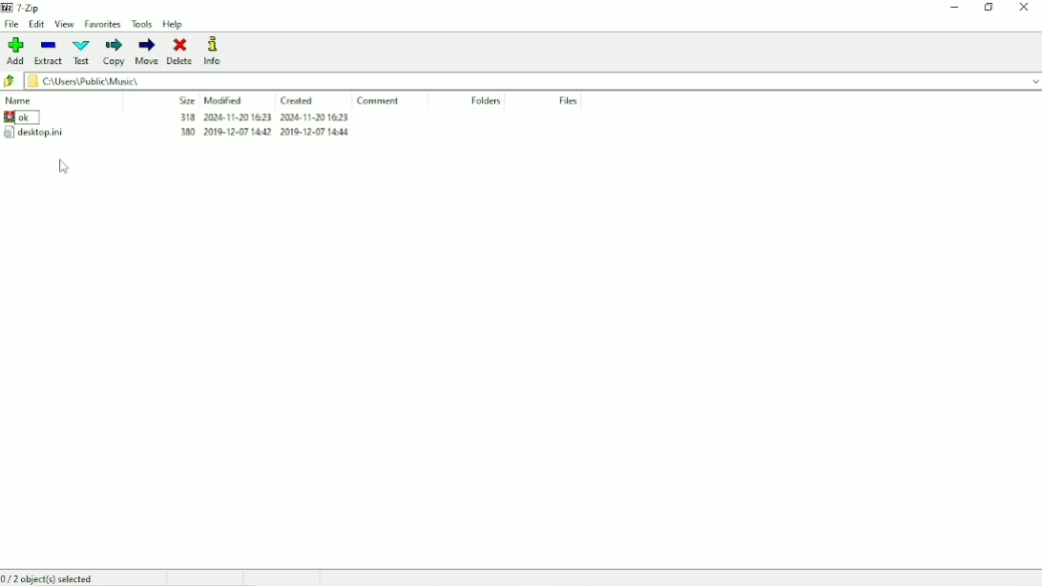  I want to click on drop down, so click(1029, 80).